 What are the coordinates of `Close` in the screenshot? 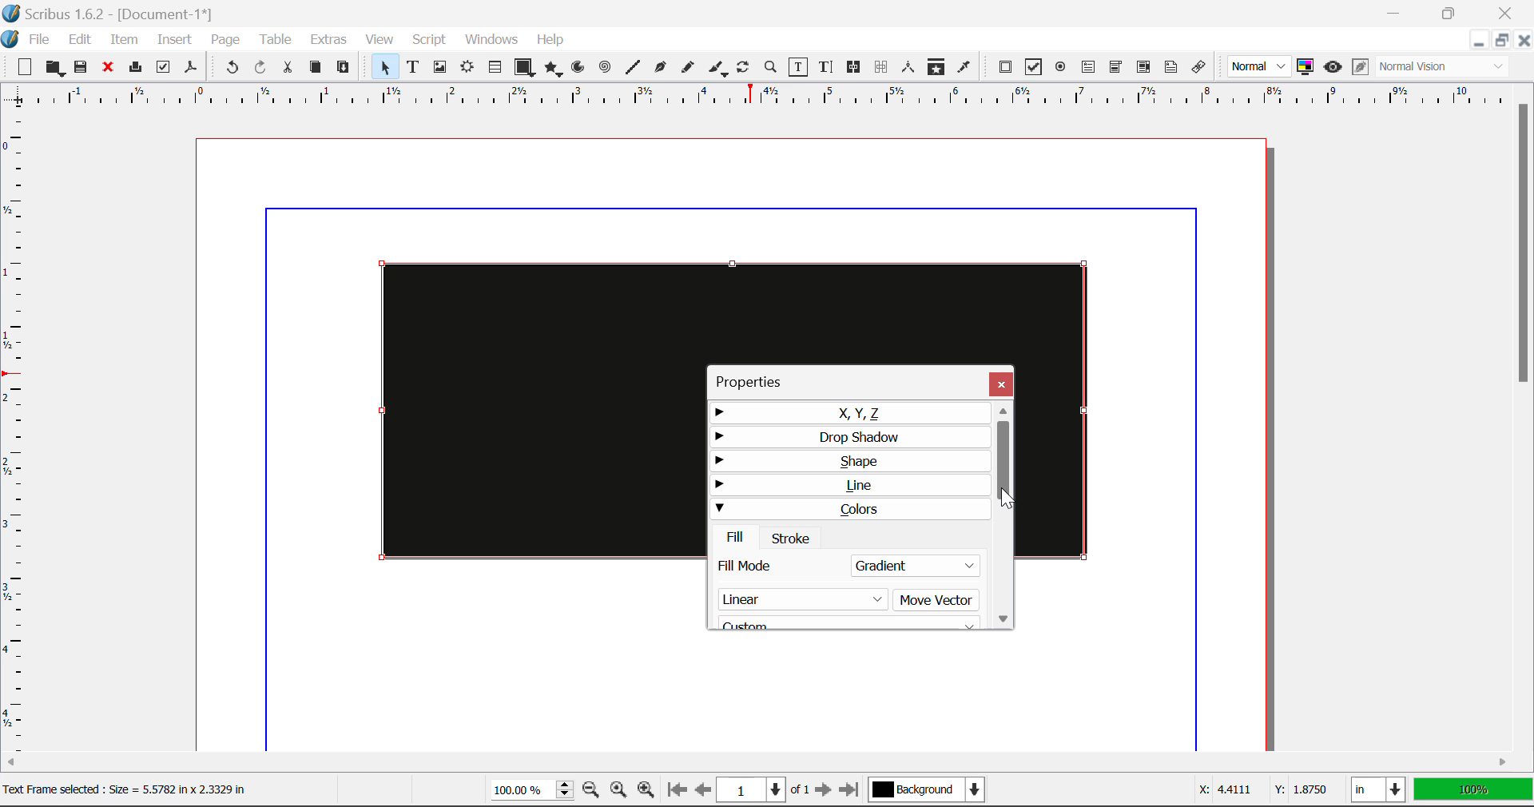 It's located at (1523, 40).